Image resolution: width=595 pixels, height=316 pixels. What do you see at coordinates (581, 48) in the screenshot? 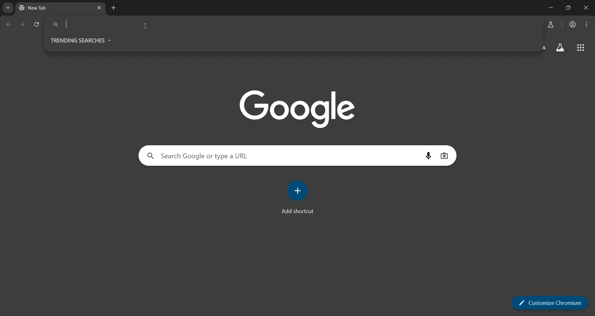
I see `google apps` at bounding box center [581, 48].